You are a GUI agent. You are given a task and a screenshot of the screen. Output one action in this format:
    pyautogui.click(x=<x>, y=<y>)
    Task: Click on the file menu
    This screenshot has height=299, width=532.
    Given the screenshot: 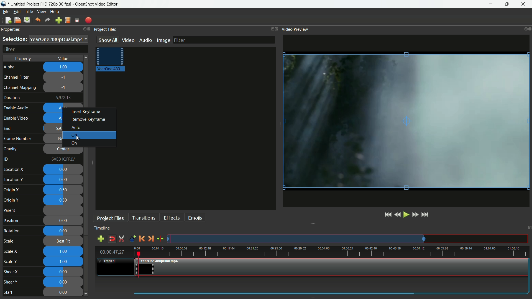 What is the action you would take?
    pyautogui.click(x=6, y=11)
    